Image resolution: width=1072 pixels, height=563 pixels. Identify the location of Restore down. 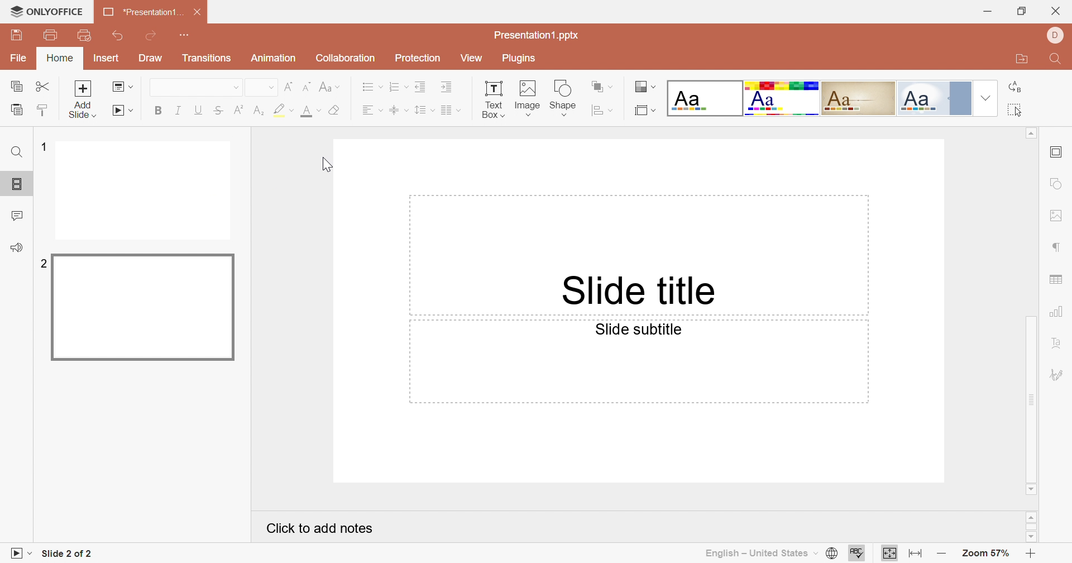
(1020, 10).